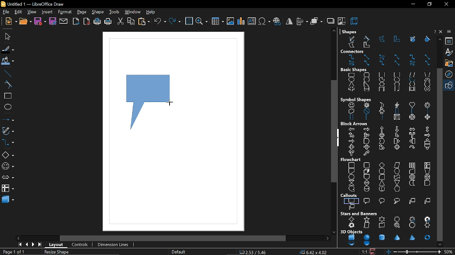 The width and height of the screenshot is (455, 255). What do you see at coordinates (26, 245) in the screenshot?
I see `previous page` at bounding box center [26, 245].